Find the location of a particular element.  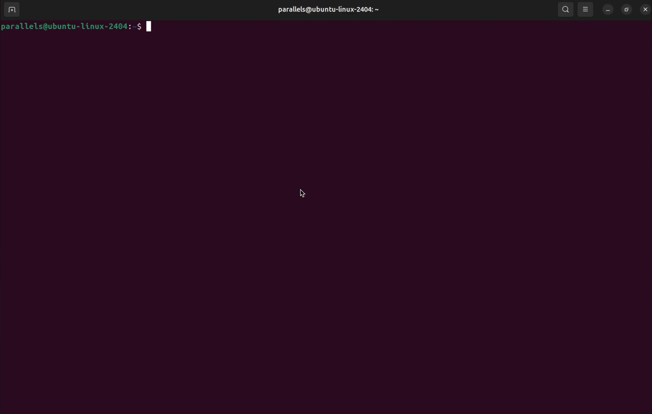

add terminal window is located at coordinates (11, 9).